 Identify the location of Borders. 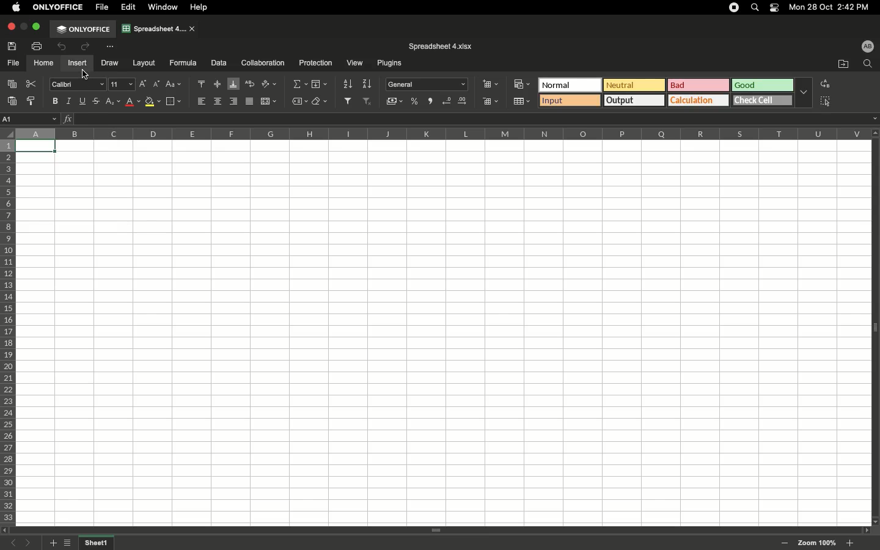
(174, 101).